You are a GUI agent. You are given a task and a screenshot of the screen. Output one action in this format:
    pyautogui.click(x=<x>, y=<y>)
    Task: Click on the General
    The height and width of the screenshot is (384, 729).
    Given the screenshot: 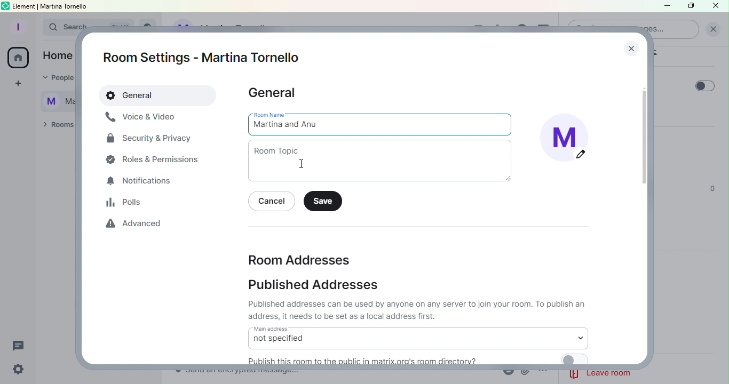 What is the action you would take?
    pyautogui.click(x=159, y=96)
    